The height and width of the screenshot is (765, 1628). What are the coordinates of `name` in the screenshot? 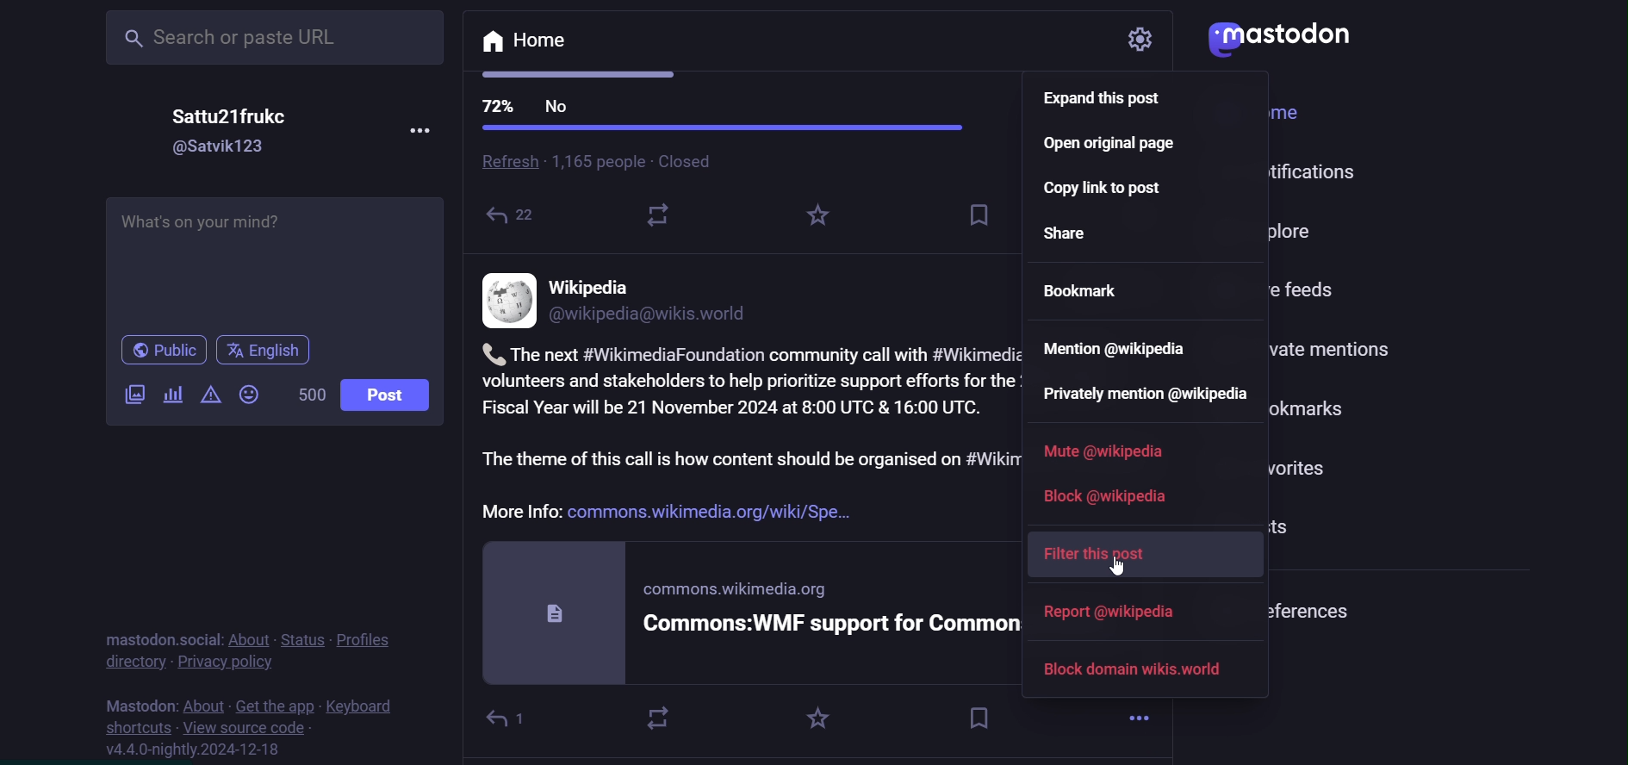 It's located at (594, 286).